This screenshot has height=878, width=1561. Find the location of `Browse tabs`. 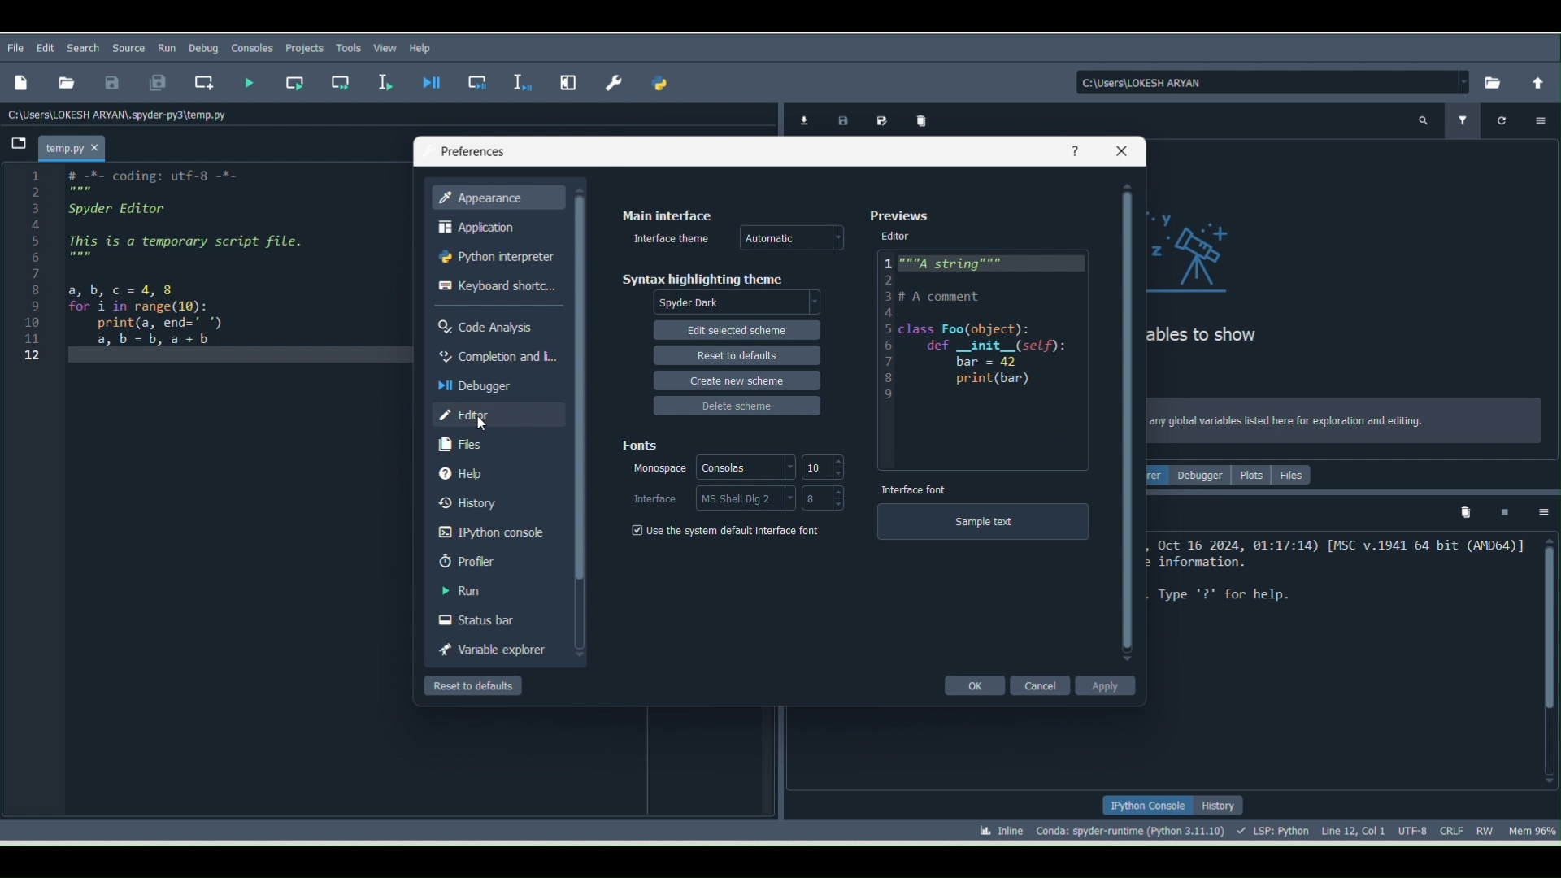

Browse tabs is located at coordinates (16, 147).